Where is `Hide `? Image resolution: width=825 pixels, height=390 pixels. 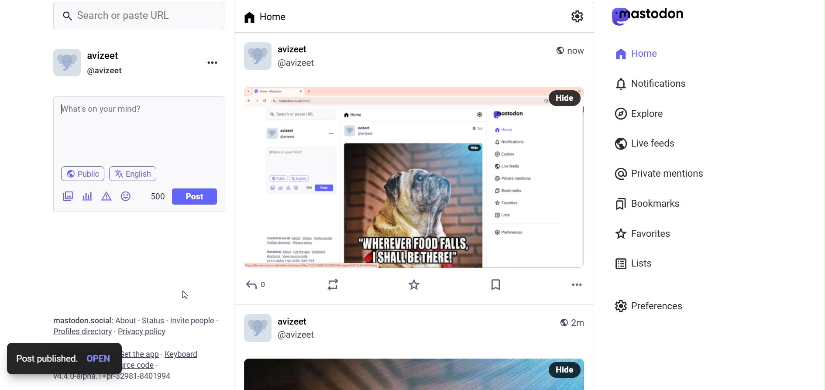
Hide  is located at coordinates (568, 369).